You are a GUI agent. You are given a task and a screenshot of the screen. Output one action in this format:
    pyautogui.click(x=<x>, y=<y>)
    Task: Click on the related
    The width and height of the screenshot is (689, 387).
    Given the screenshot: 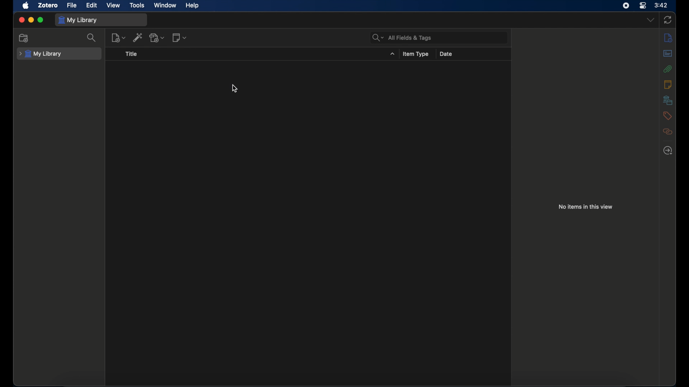 What is the action you would take?
    pyautogui.click(x=667, y=132)
    